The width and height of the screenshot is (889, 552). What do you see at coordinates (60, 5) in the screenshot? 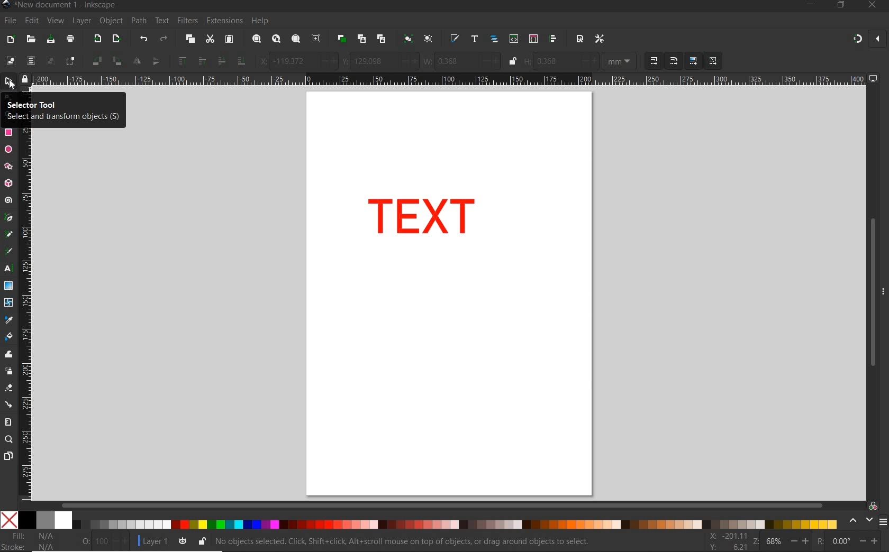
I see `FILE NAME` at bounding box center [60, 5].